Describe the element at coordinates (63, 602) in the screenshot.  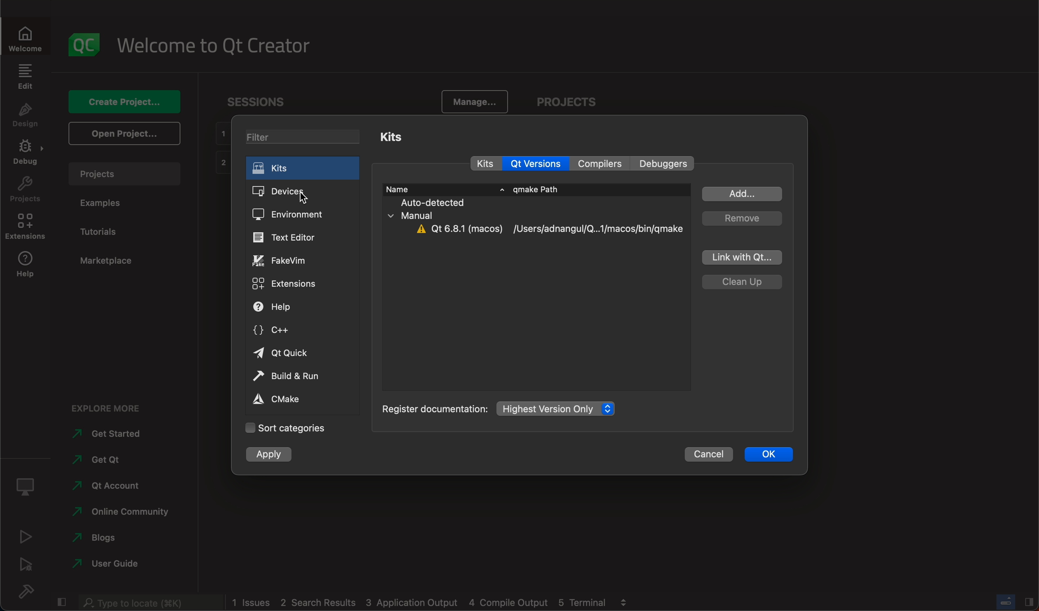
I see `Hide/Show left sidebar` at that location.